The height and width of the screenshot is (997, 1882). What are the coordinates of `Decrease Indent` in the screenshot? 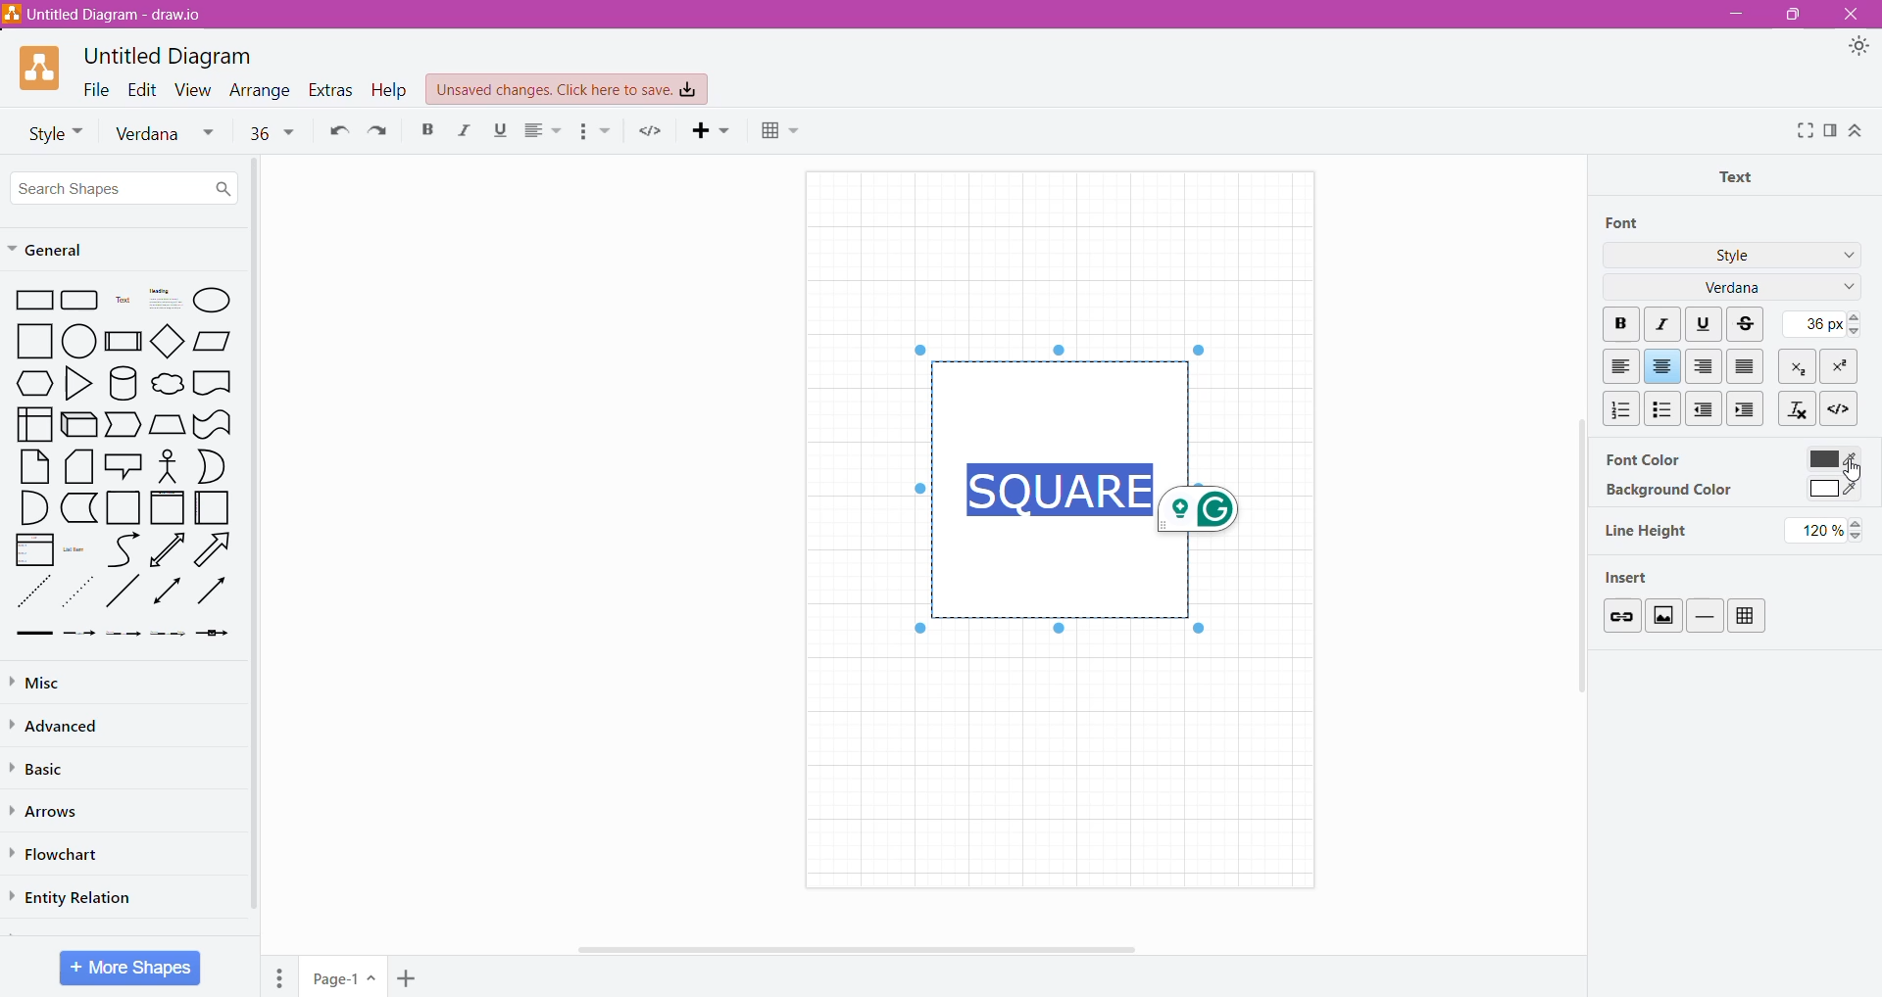 It's located at (1706, 408).